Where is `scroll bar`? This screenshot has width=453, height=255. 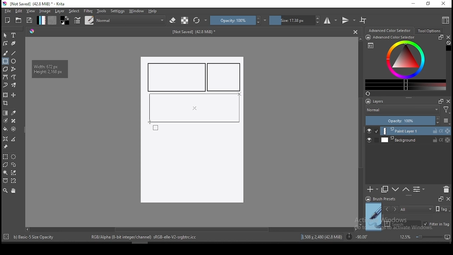 scroll bar is located at coordinates (361, 131).